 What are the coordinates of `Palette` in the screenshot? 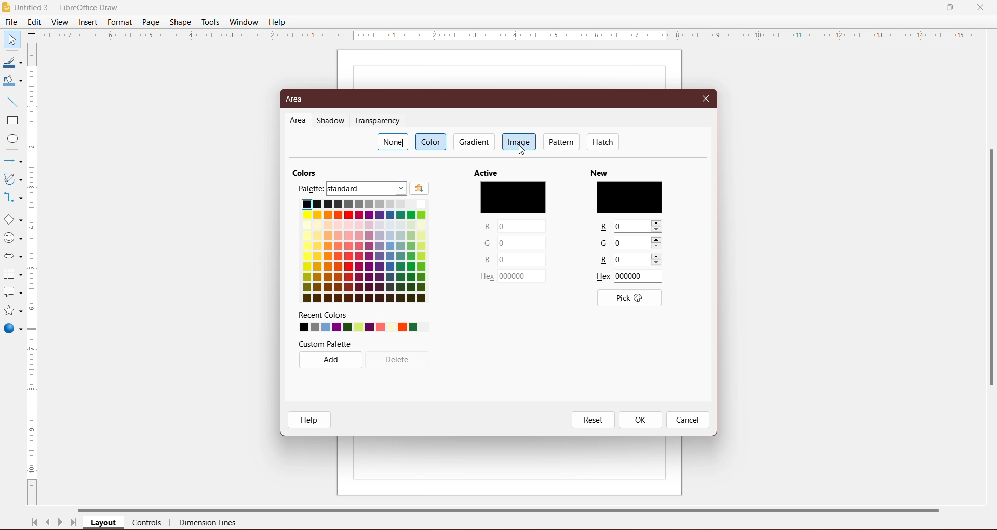 It's located at (310, 189).